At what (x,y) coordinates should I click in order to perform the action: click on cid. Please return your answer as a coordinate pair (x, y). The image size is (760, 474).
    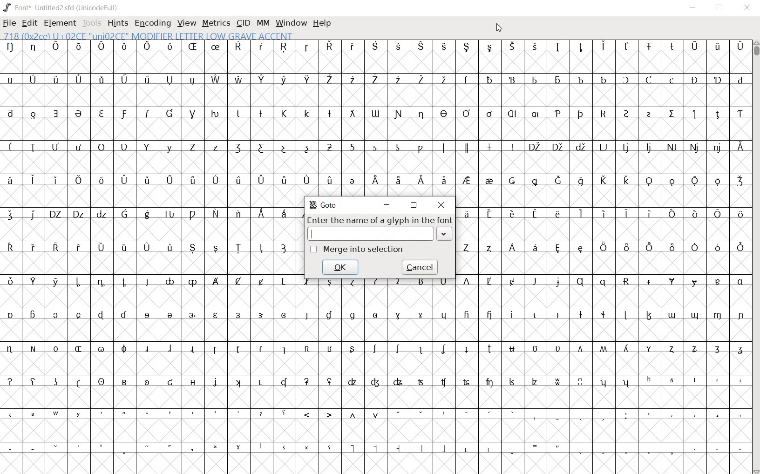
    Looking at the image, I should click on (243, 24).